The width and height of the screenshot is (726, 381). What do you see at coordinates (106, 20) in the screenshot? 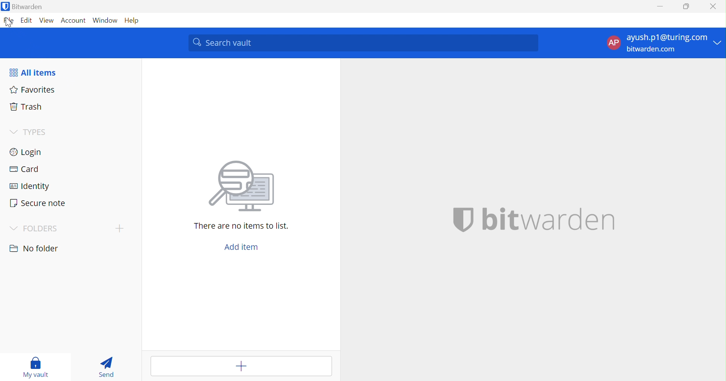
I see `Window` at bounding box center [106, 20].